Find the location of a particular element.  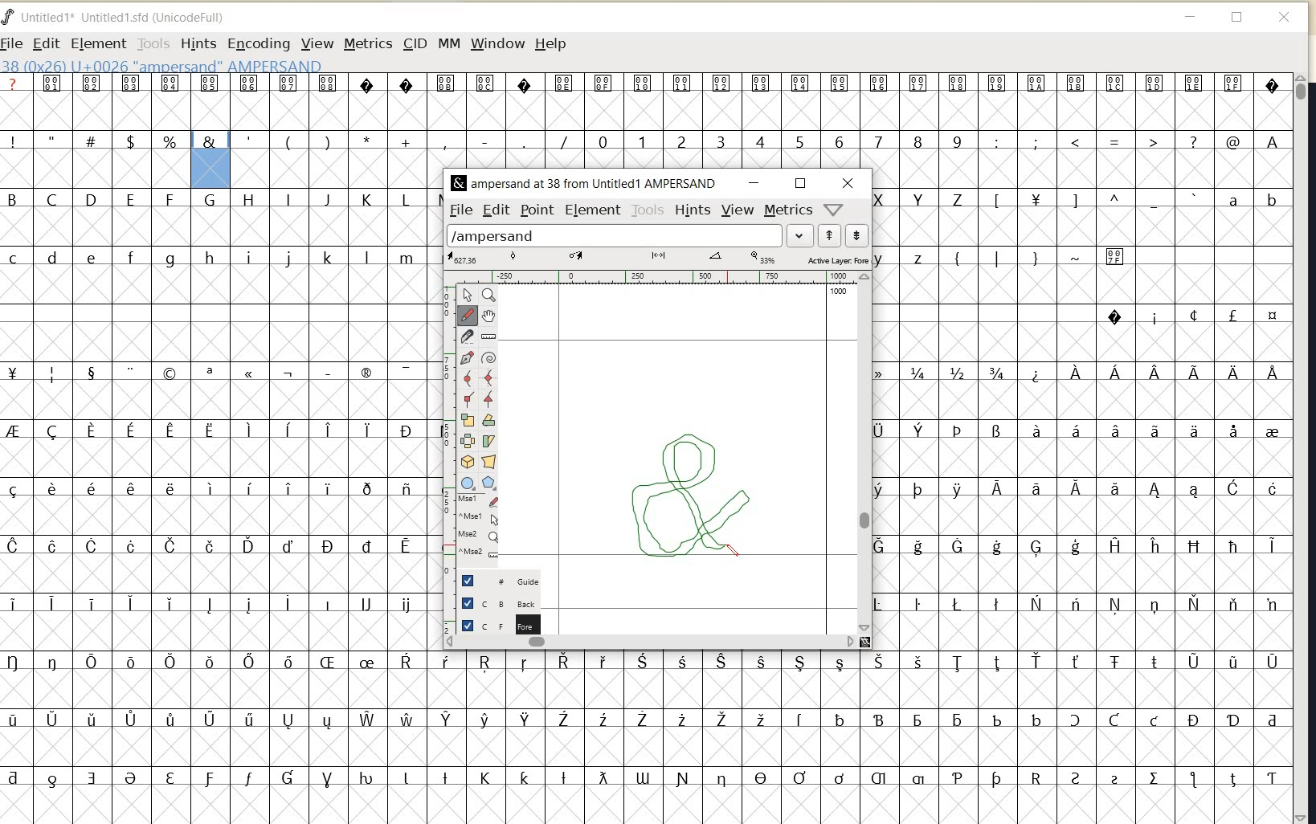

skew the selection is located at coordinates (488, 441).